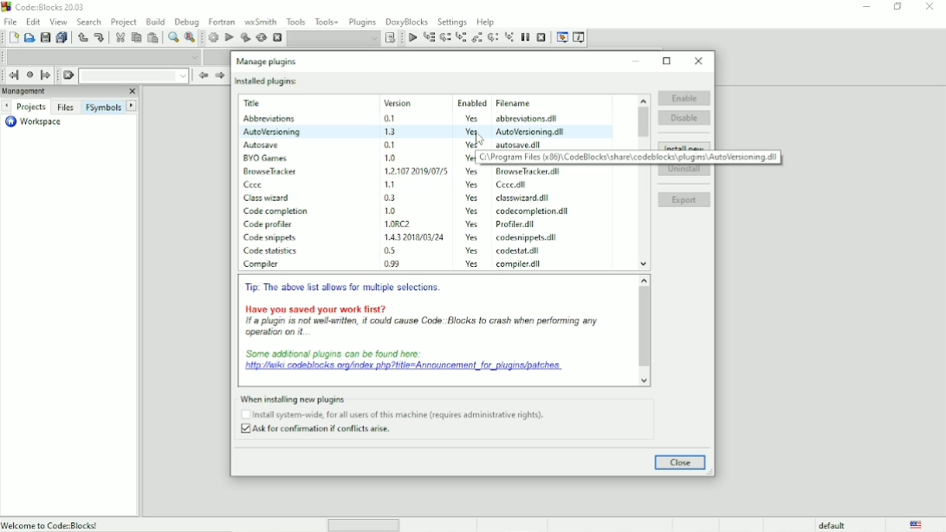 This screenshot has height=532, width=946. What do you see at coordinates (362, 20) in the screenshot?
I see `Plugins` at bounding box center [362, 20].